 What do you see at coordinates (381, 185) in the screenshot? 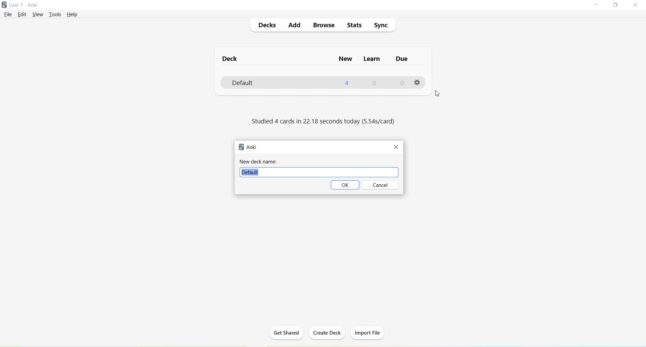
I see `Cancel` at bounding box center [381, 185].